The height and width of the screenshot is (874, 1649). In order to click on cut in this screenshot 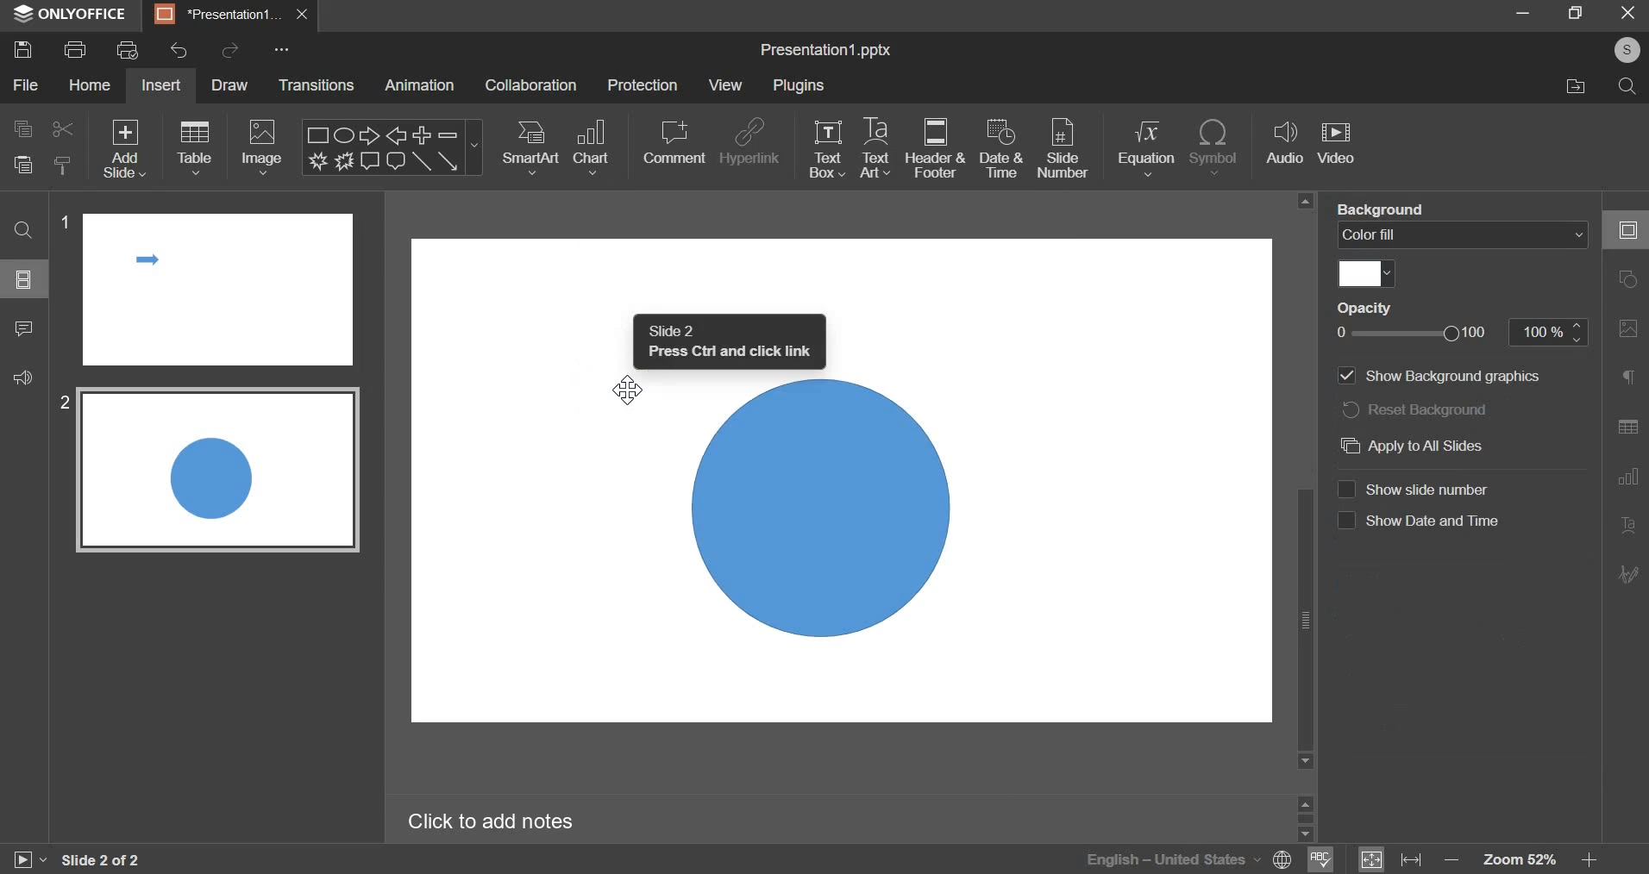, I will do `click(64, 128)`.